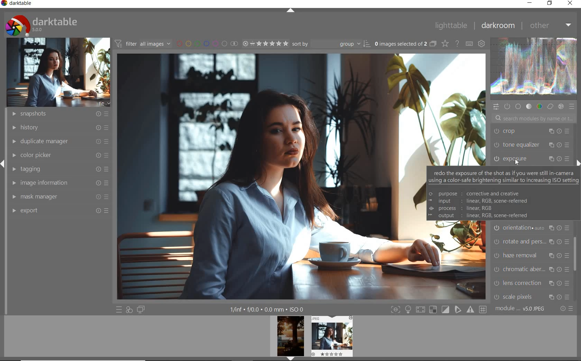 The height and width of the screenshot is (361, 581). Describe the element at coordinates (265, 44) in the screenshot. I see `SELECTED  IMAGE RANGE RATING` at that location.